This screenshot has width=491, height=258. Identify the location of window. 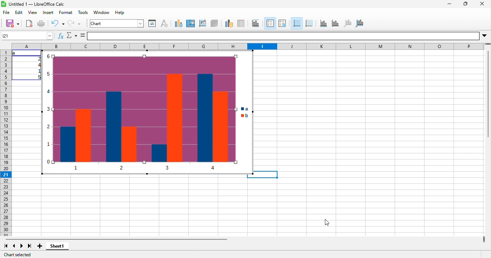
(102, 12).